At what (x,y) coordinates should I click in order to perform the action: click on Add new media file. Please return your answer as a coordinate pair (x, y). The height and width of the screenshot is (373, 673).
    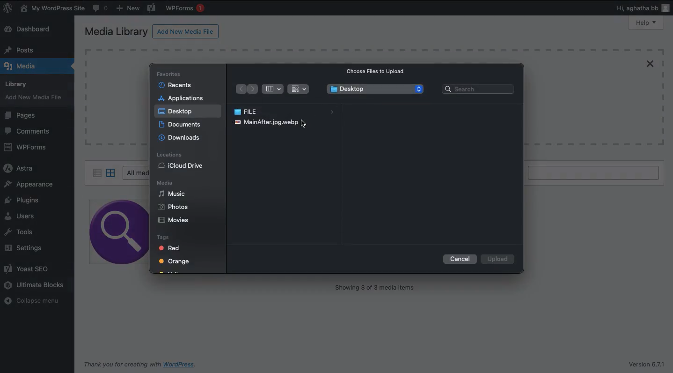
    Looking at the image, I should click on (186, 33).